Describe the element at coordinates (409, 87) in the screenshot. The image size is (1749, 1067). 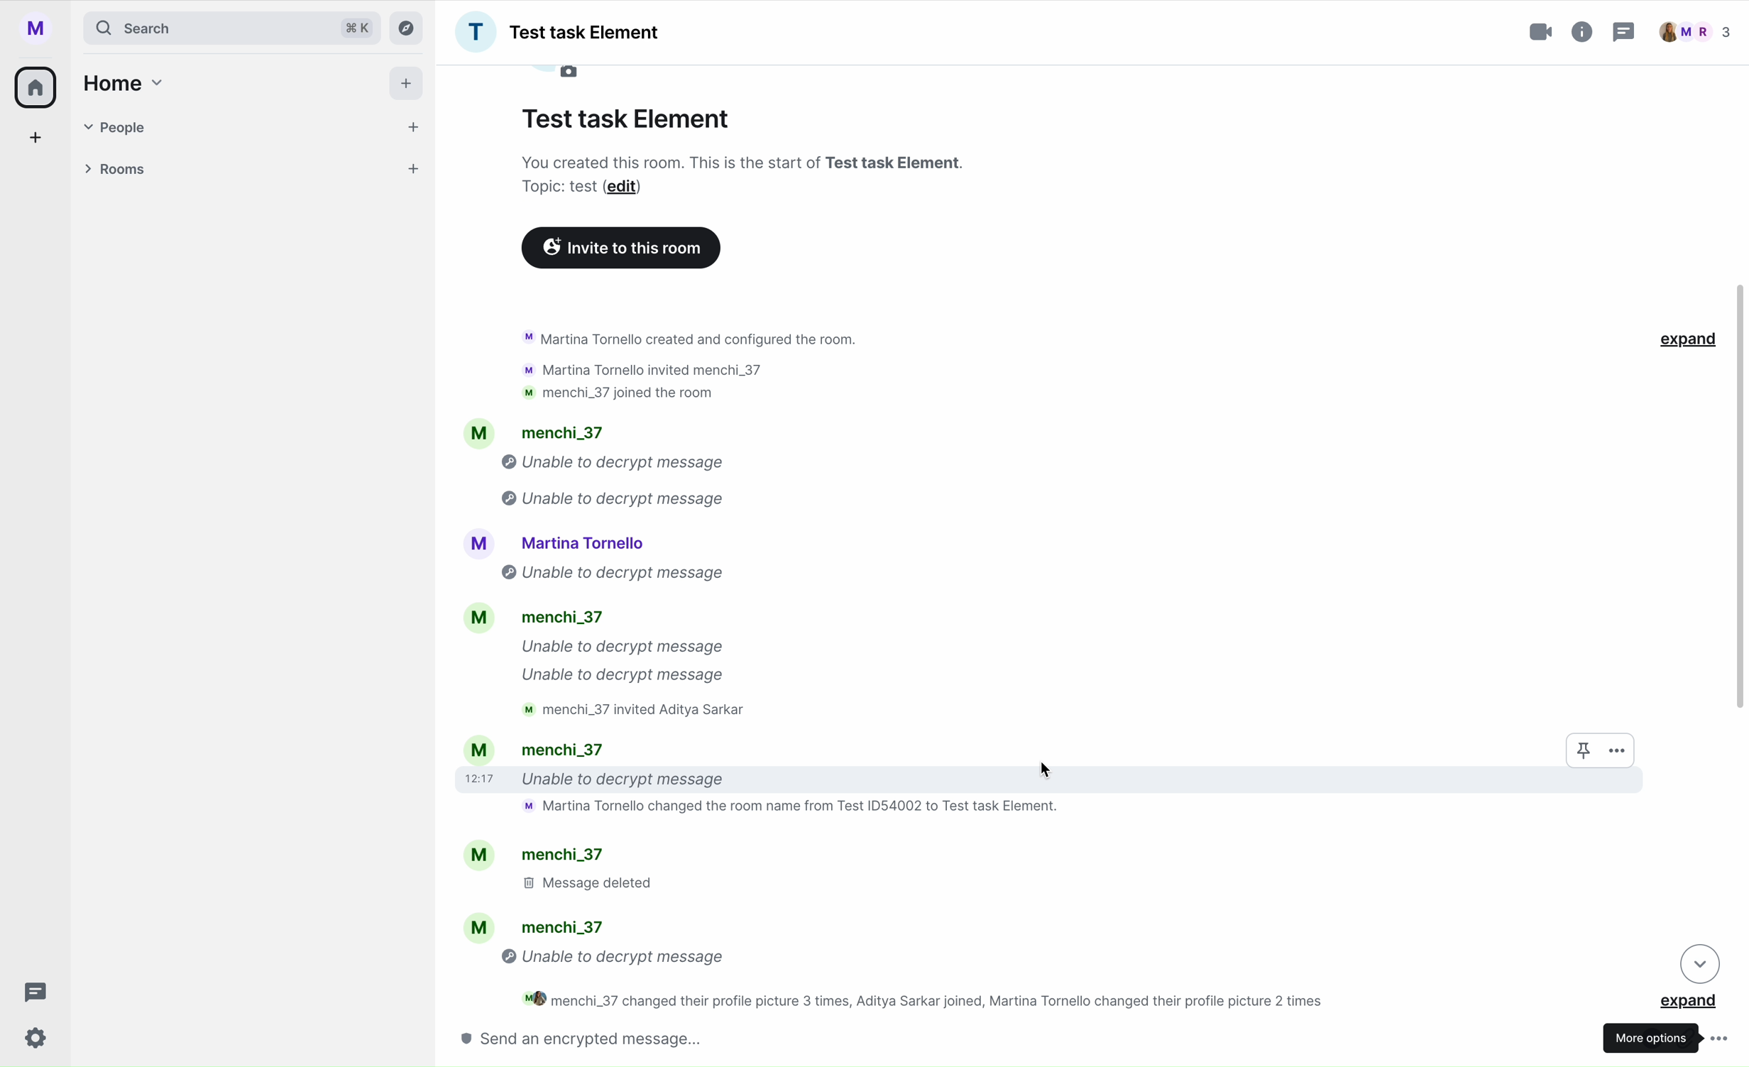
I see `add` at that location.